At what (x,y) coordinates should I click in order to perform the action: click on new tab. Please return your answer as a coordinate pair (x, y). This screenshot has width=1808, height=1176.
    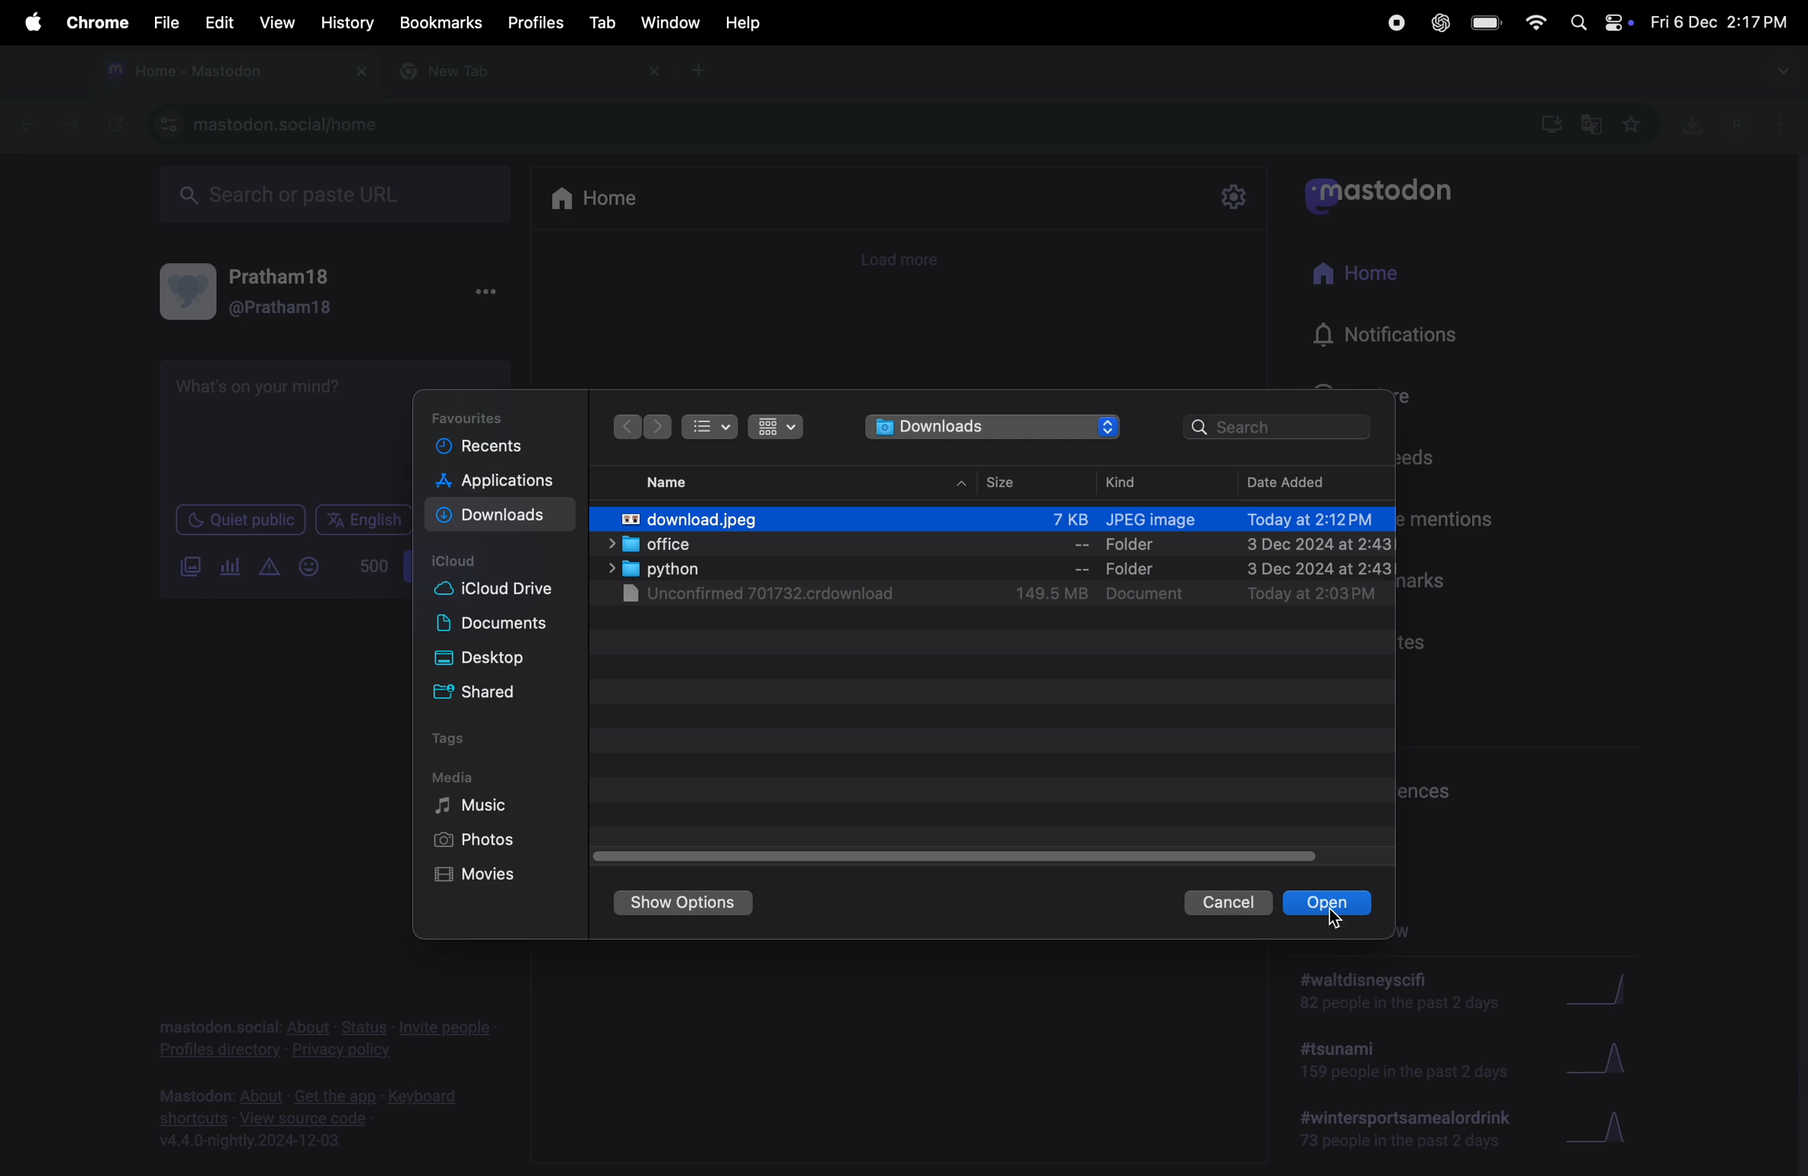
    Looking at the image, I should click on (523, 73).